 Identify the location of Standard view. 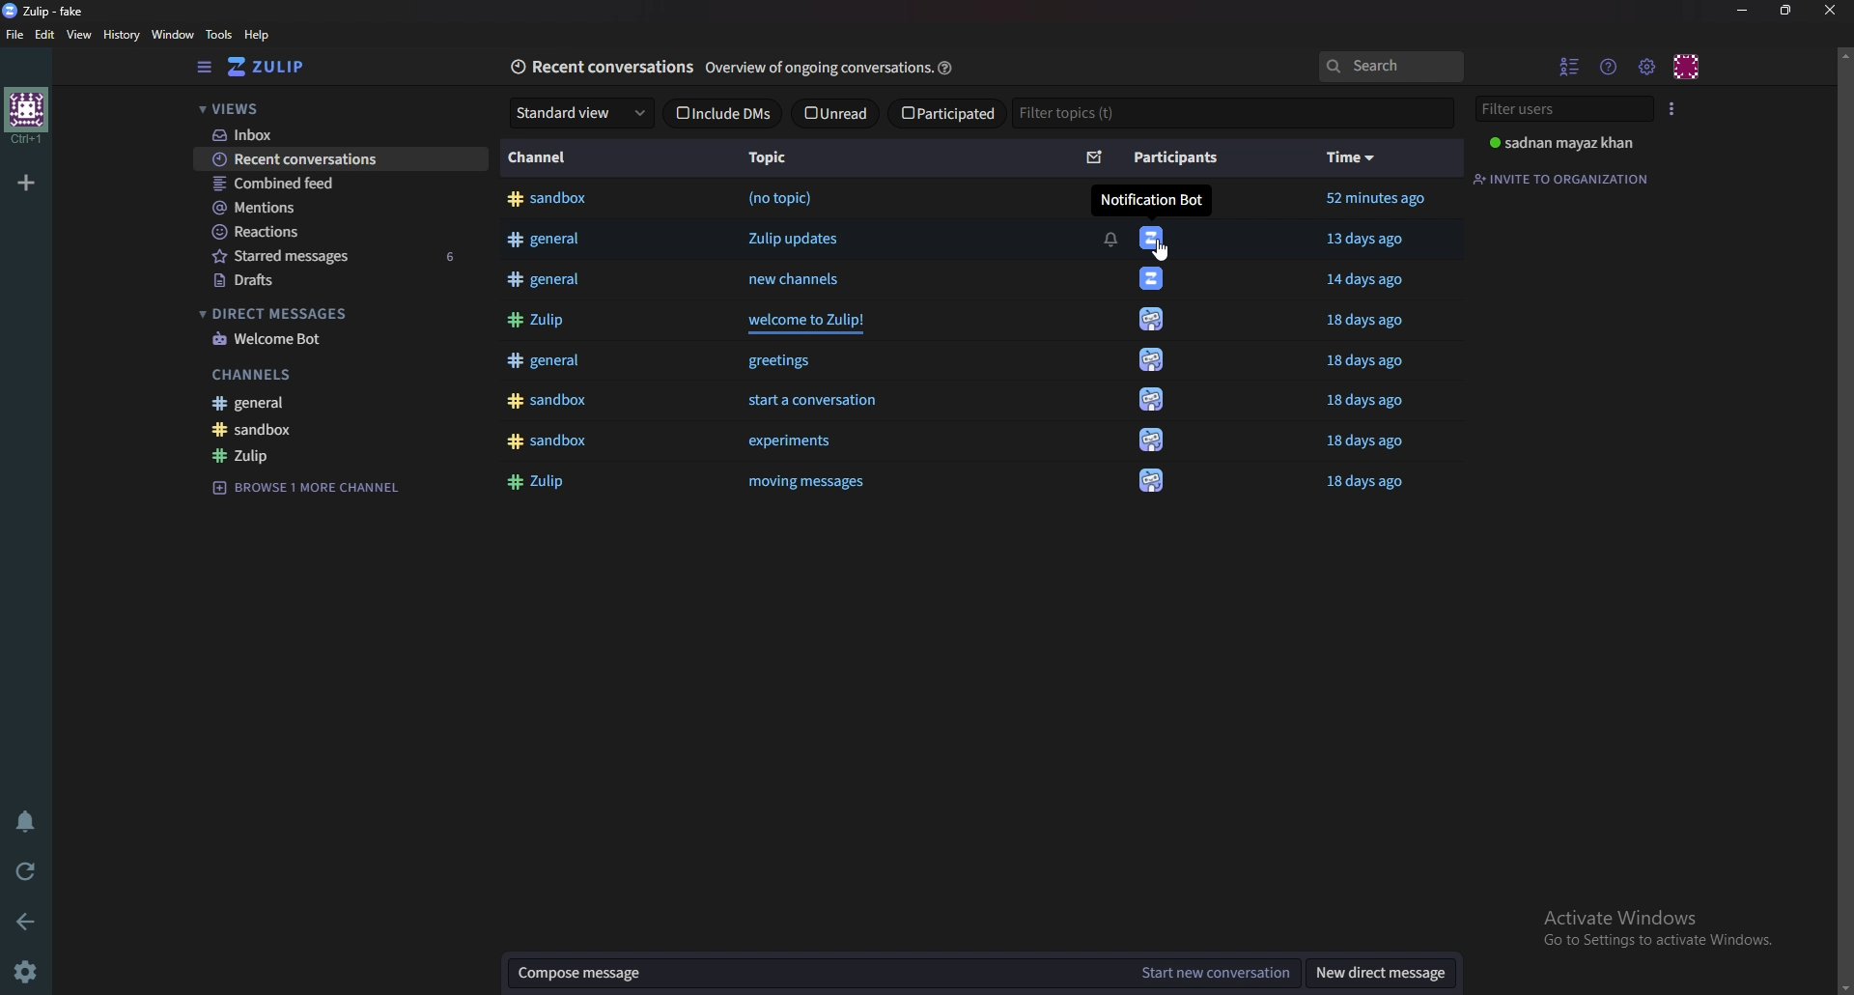
(578, 112).